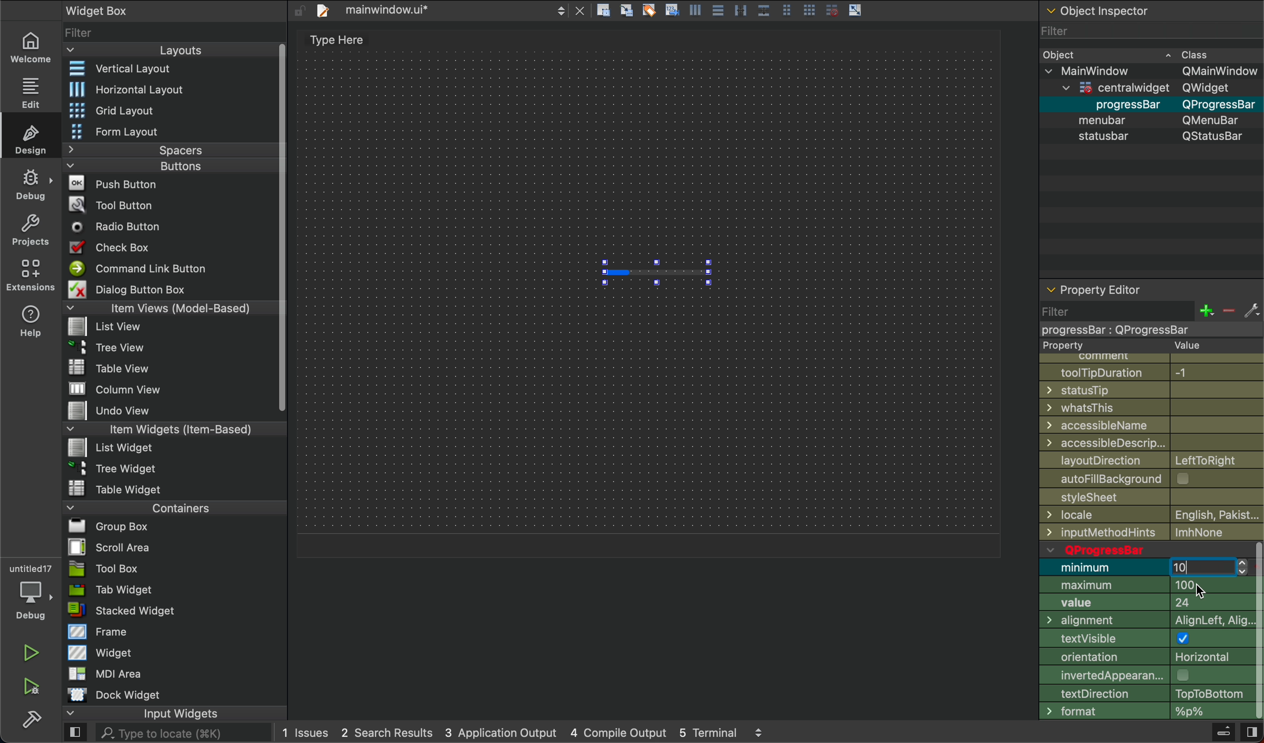 The image size is (1264, 743). I want to click on tooltip duration, so click(1146, 371).